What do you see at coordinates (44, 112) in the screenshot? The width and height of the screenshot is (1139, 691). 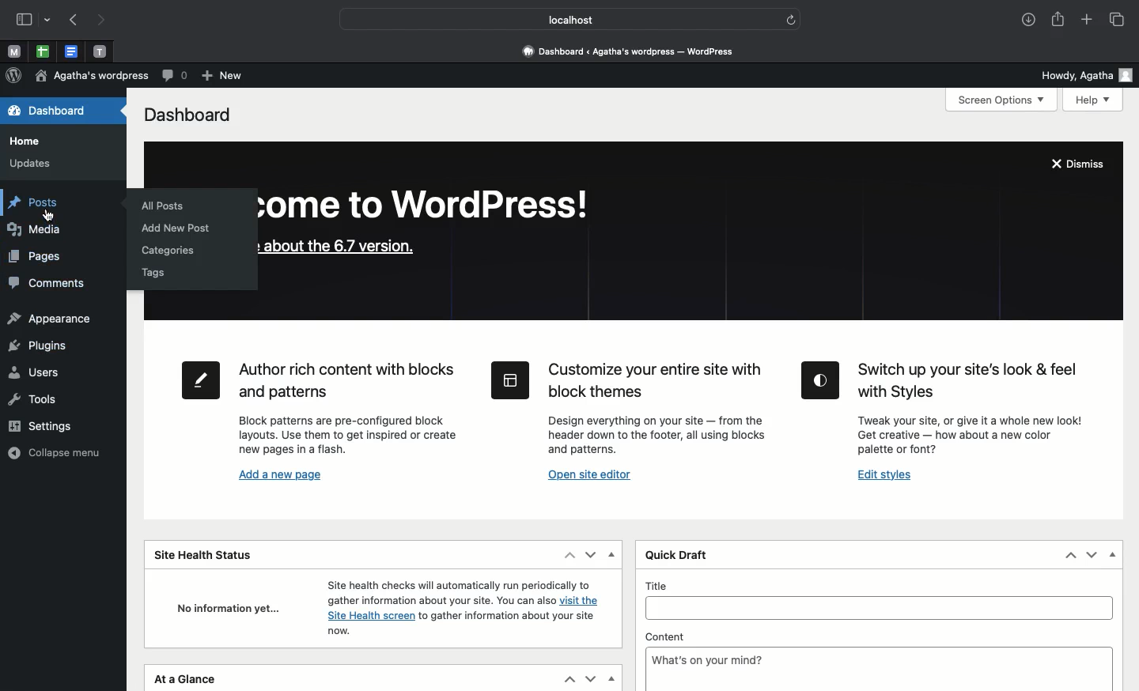 I see `Dashboard` at bounding box center [44, 112].